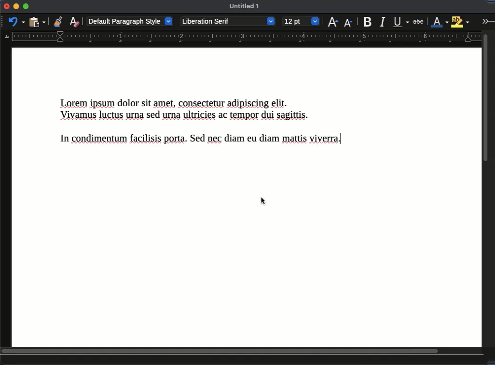 The width and height of the screenshot is (495, 365). I want to click on 12 pt, so click(301, 22).